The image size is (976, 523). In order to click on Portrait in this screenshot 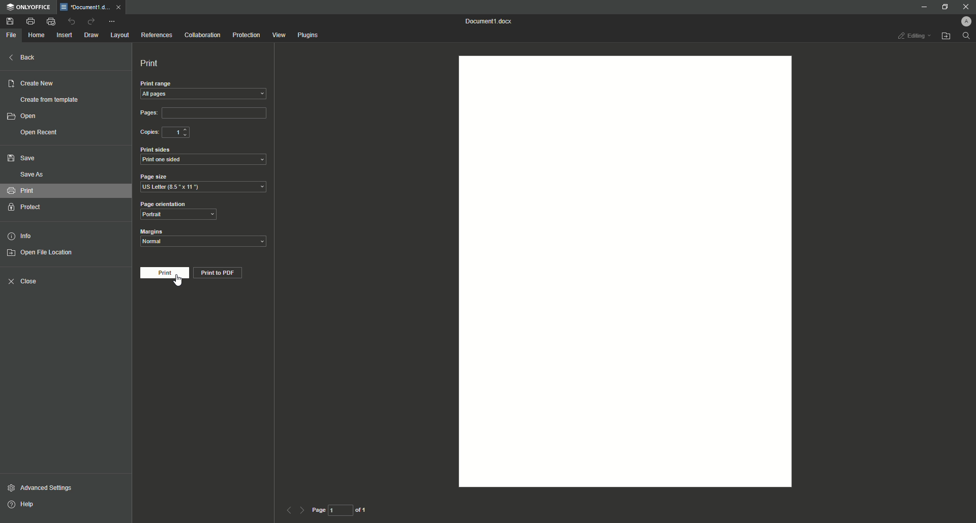, I will do `click(177, 215)`.